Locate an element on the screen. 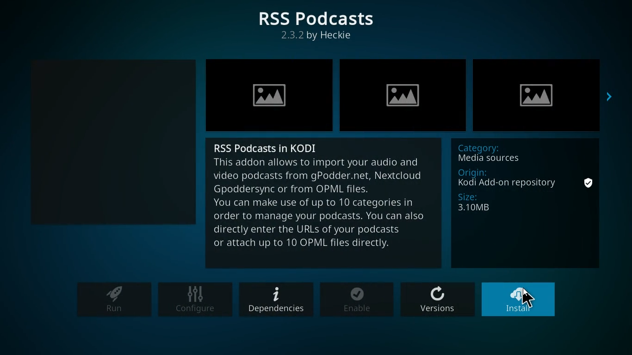 This screenshot has height=355, width=632. versions is located at coordinates (439, 300).